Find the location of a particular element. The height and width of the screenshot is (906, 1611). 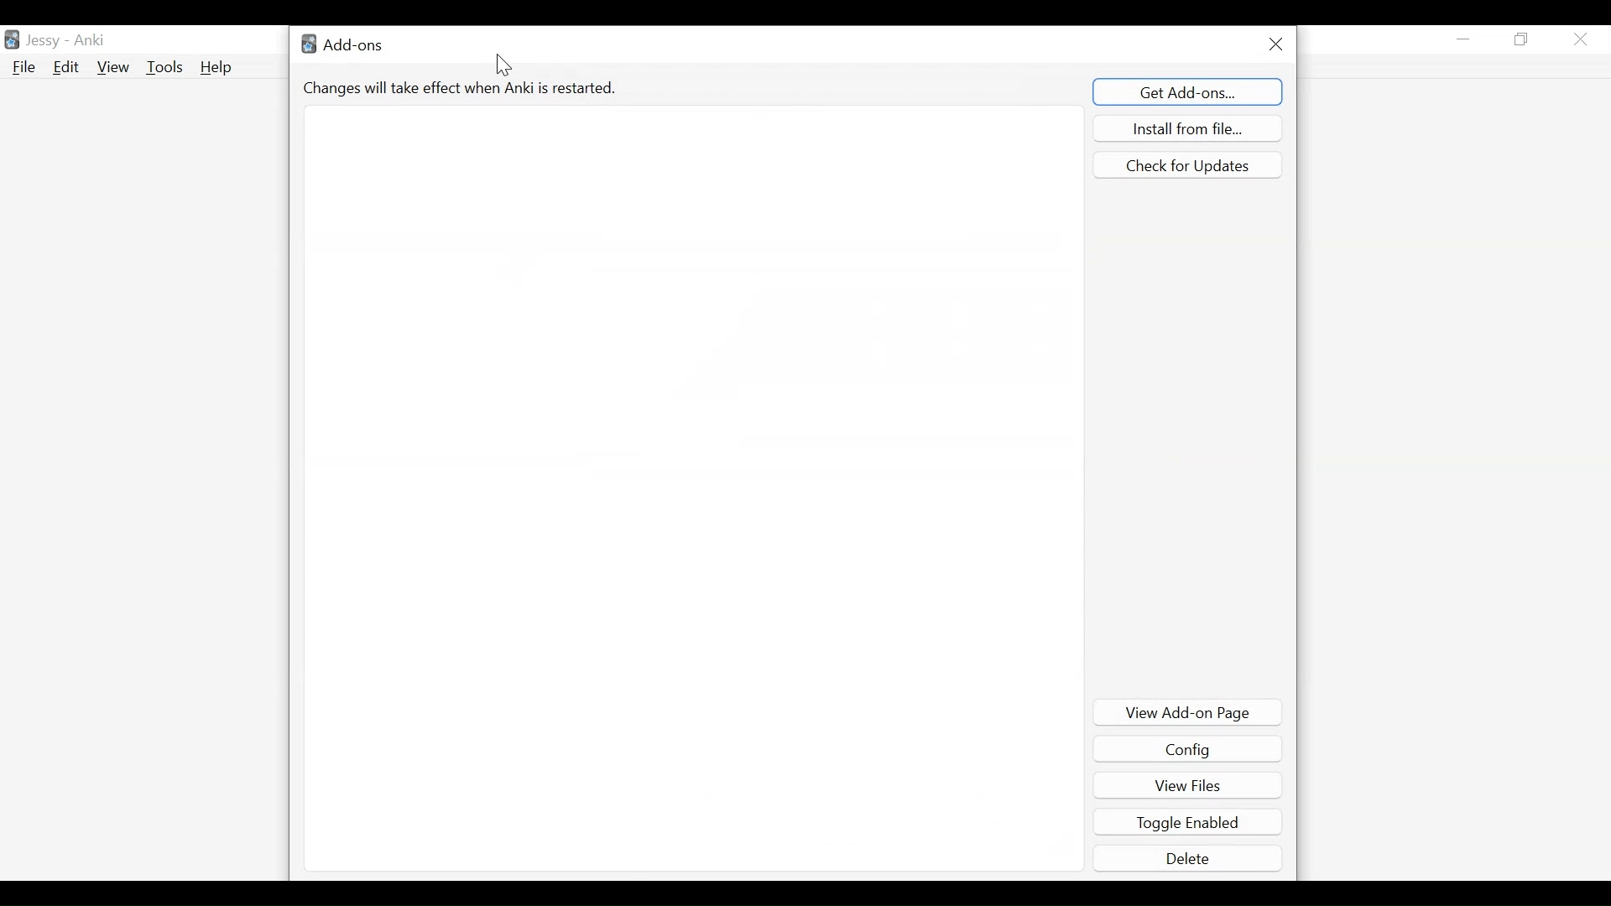

Help is located at coordinates (220, 69).